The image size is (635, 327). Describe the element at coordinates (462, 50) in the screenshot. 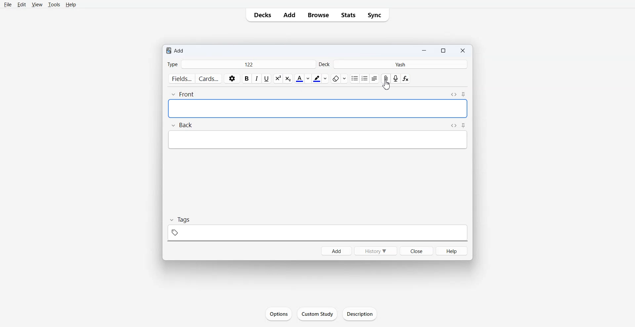

I see `Close` at that location.